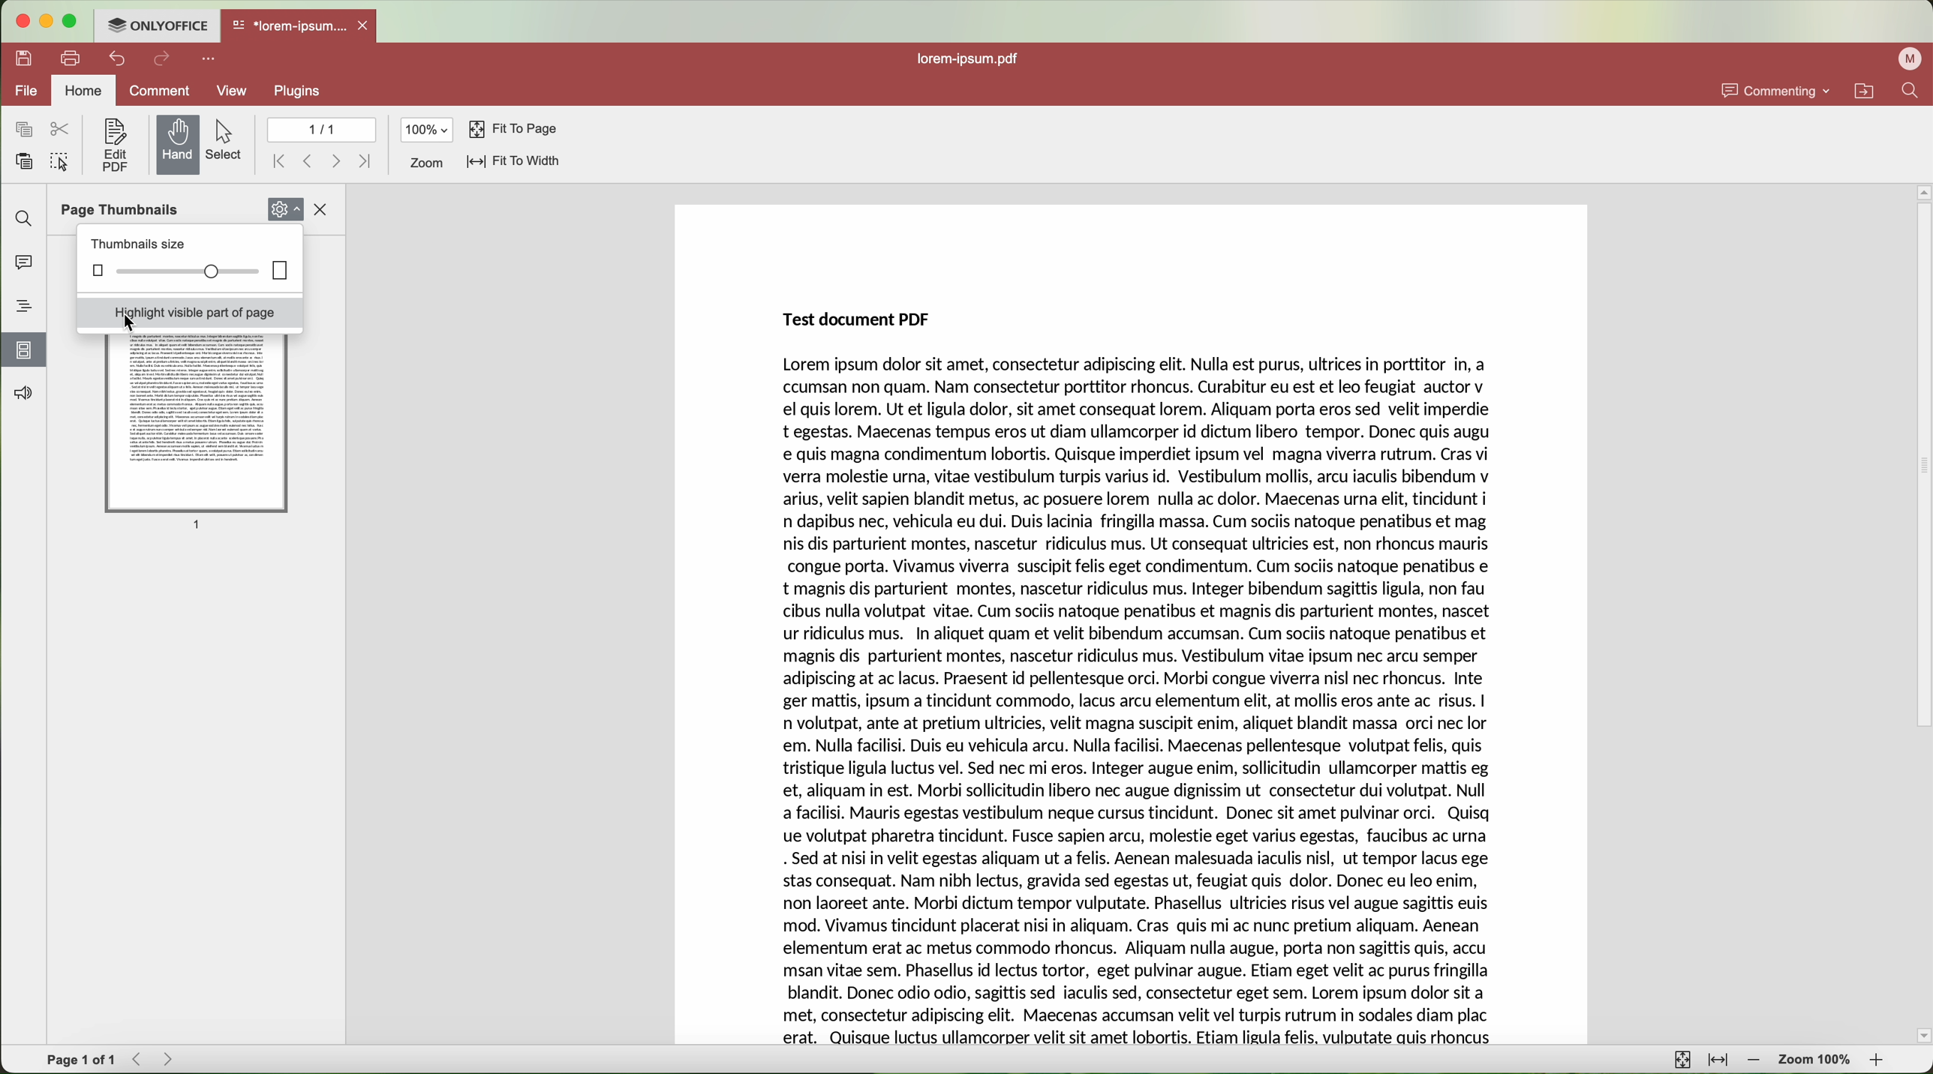 The image size is (1933, 1074). Describe the element at coordinates (137, 244) in the screenshot. I see `Thumbnails size` at that location.